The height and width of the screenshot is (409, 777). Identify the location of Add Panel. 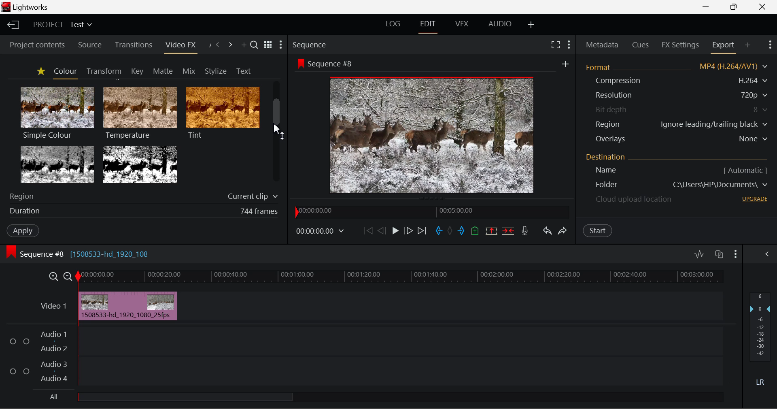
(747, 47).